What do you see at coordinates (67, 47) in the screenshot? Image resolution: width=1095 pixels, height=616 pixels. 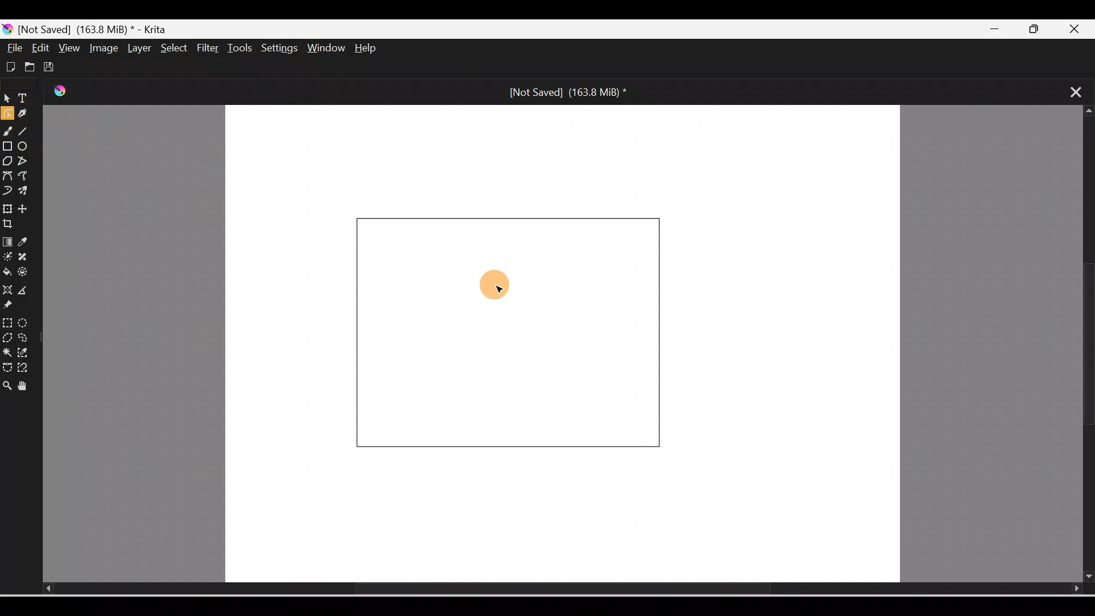 I see `View` at bounding box center [67, 47].